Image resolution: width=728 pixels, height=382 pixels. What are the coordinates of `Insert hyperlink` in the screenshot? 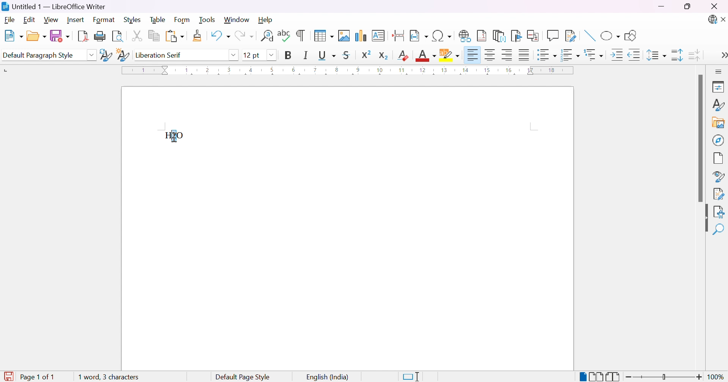 It's located at (465, 36).